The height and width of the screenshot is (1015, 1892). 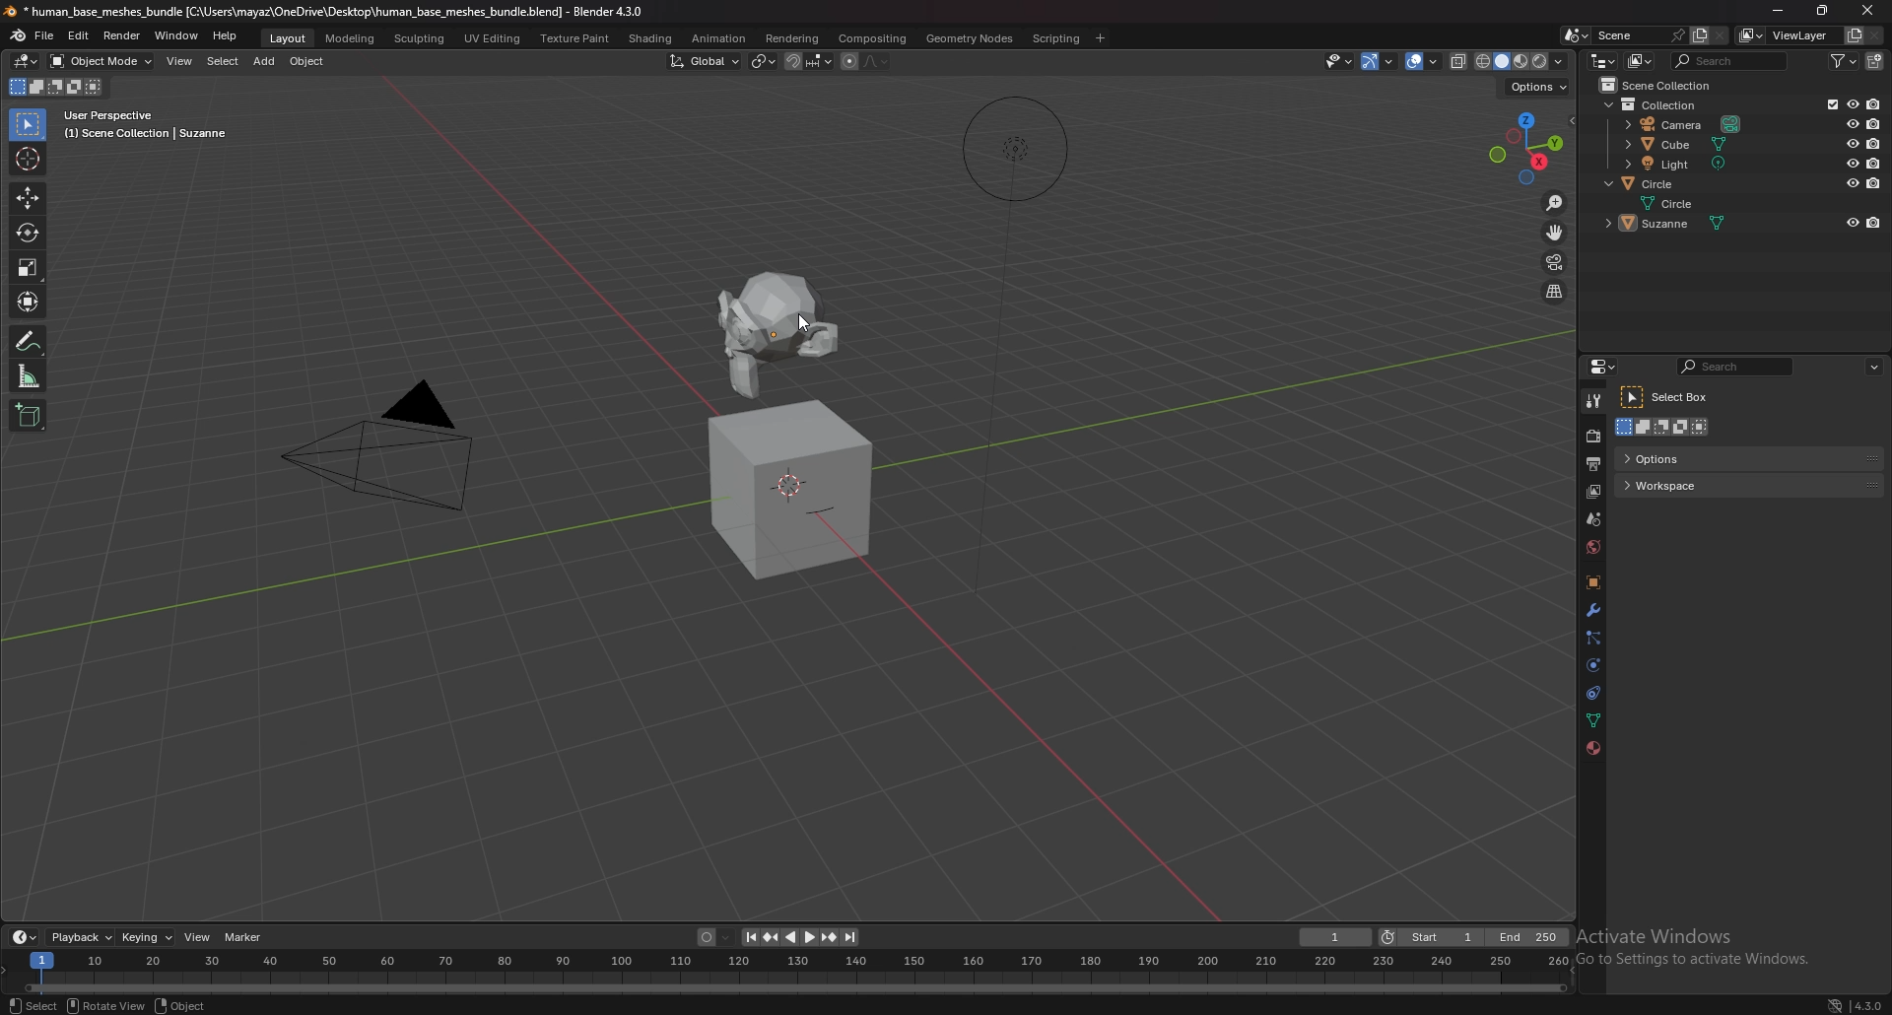 What do you see at coordinates (1854, 34) in the screenshot?
I see `add view layer` at bounding box center [1854, 34].